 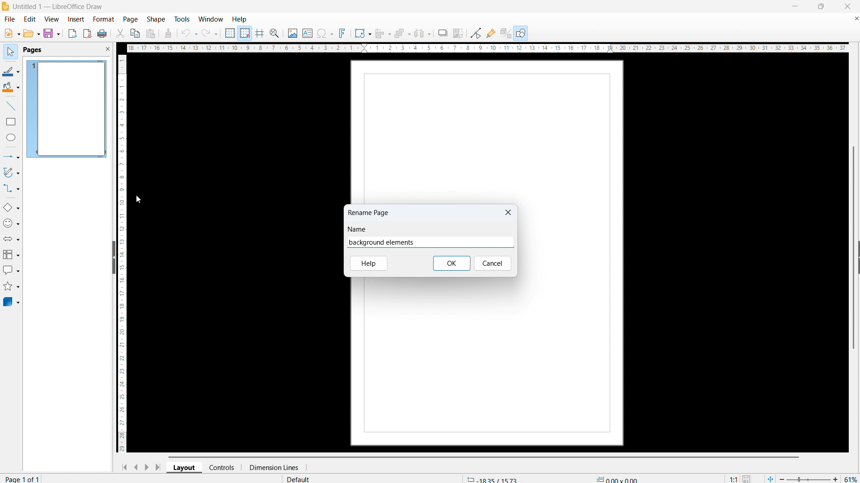 I want to click on line color, so click(x=11, y=71).